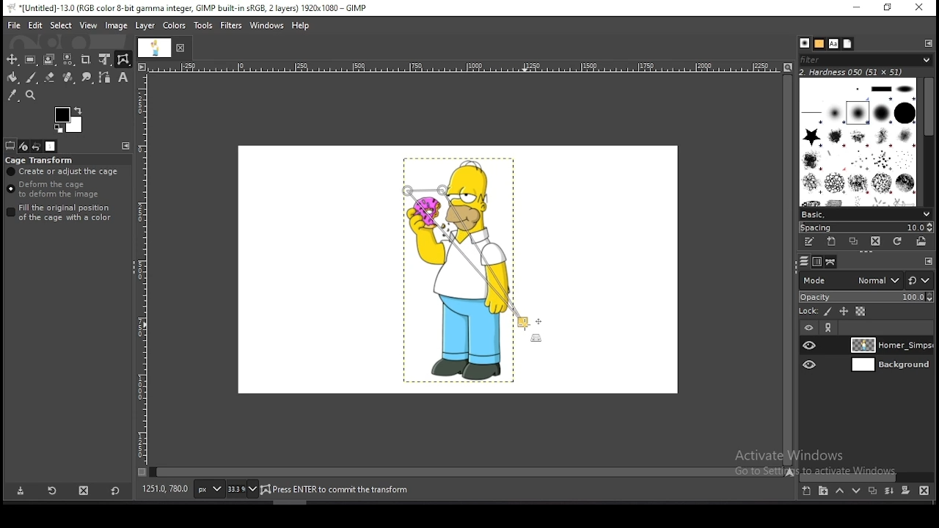 The image size is (939, 528). I want to click on delete brush, so click(877, 242).